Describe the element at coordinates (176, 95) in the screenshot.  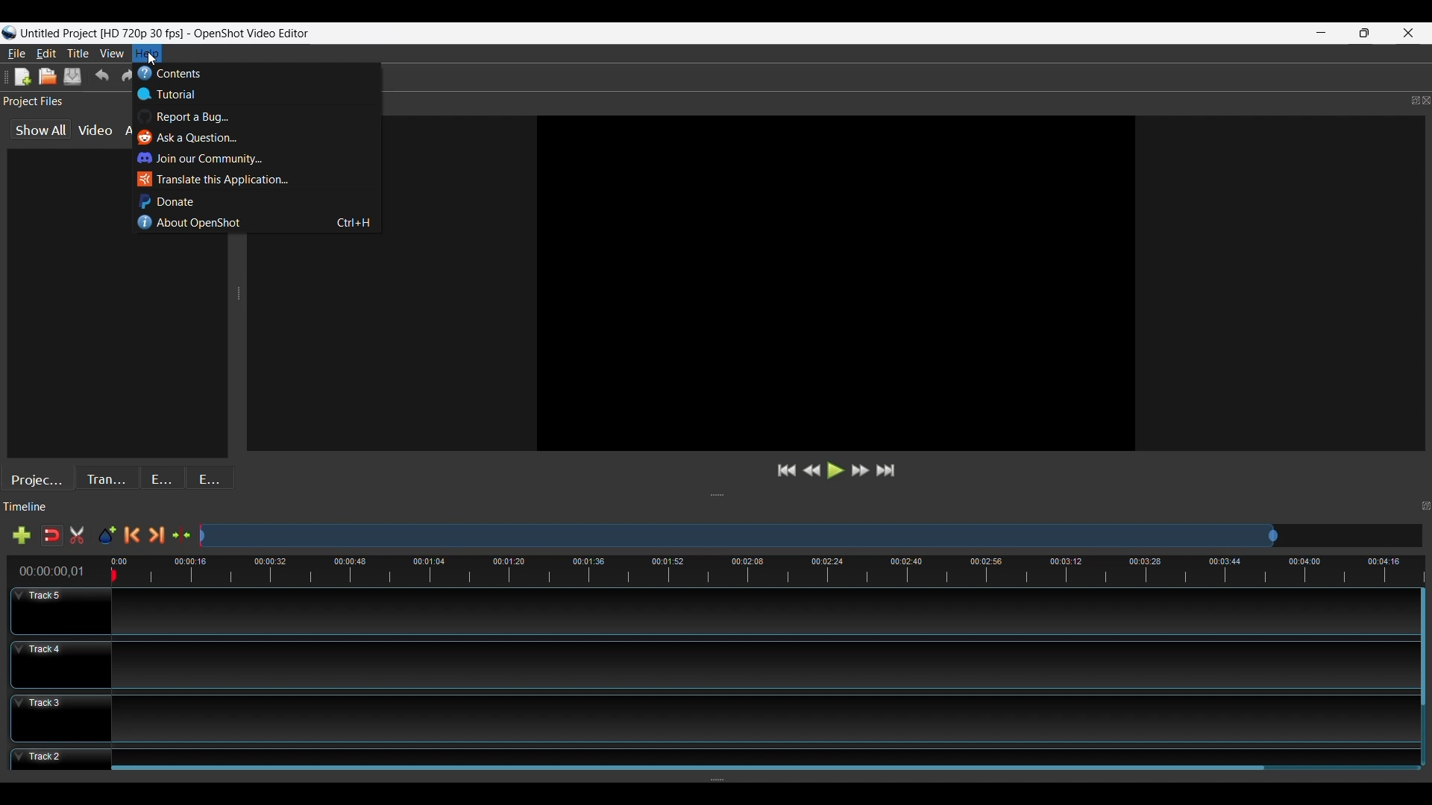
I see `Tutorial` at that location.